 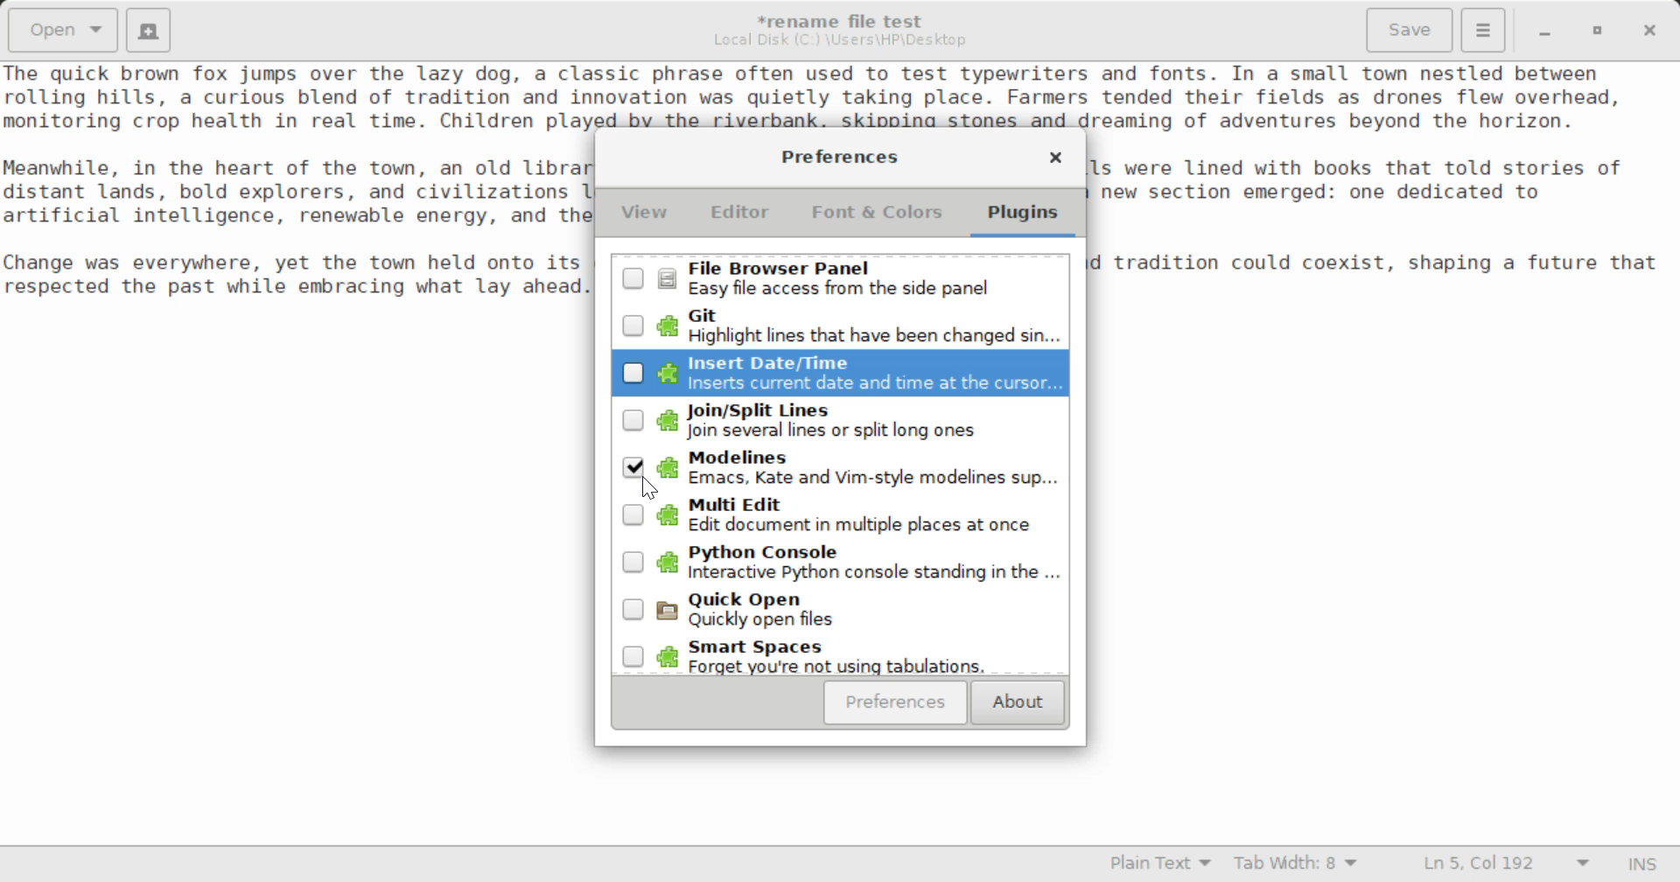 What do you see at coordinates (1598, 31) in the screenshot?
I see `Minimize` at bounding box center [1598, 31].